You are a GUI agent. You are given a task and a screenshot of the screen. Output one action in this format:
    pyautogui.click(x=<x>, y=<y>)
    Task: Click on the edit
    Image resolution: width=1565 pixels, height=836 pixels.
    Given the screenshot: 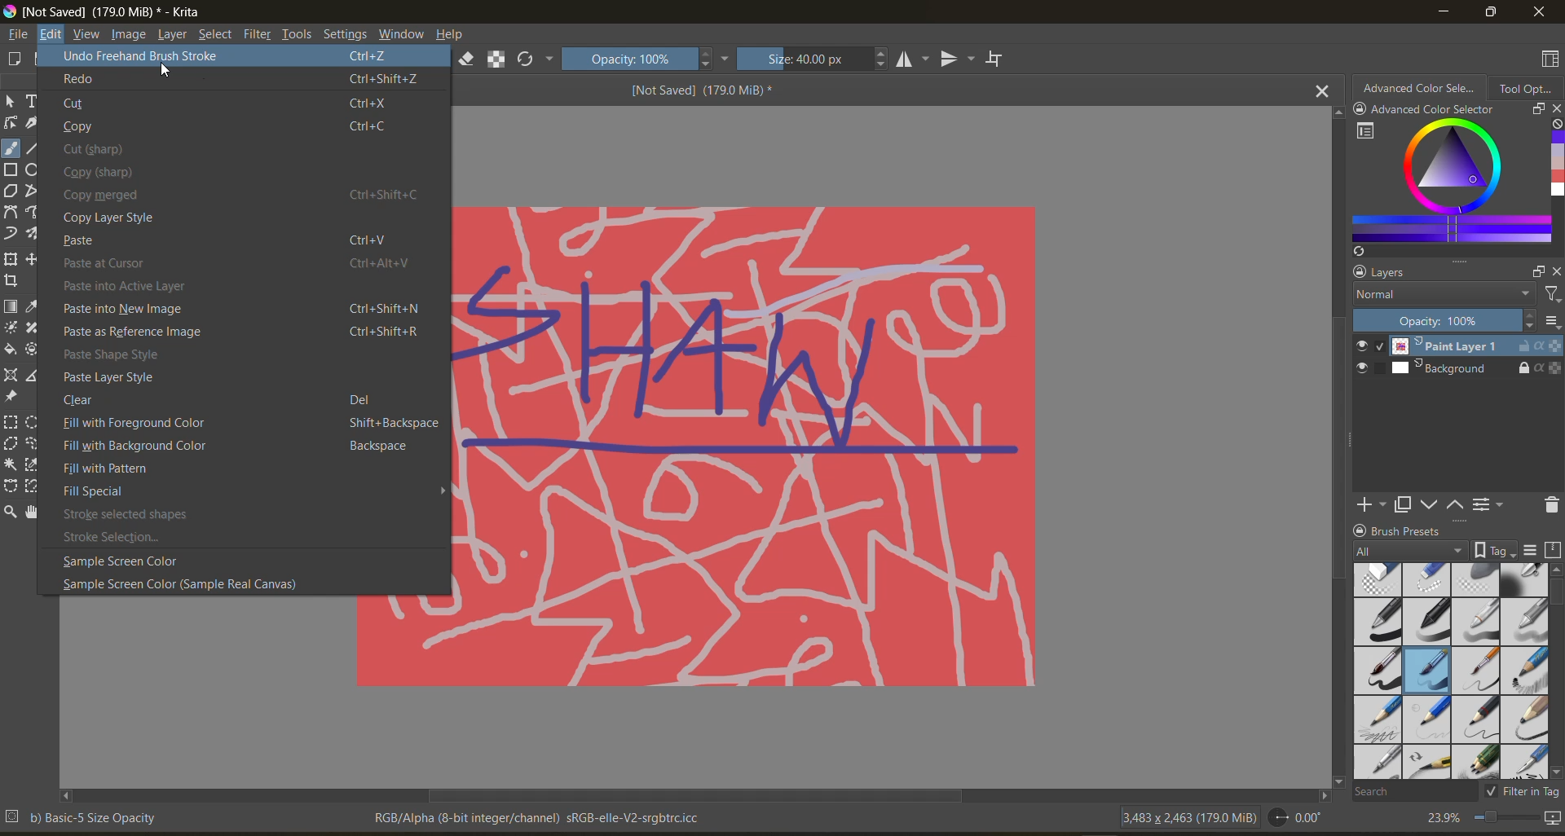 What is the action you would take?
    pyautogui.click(x=52, y=34)
    